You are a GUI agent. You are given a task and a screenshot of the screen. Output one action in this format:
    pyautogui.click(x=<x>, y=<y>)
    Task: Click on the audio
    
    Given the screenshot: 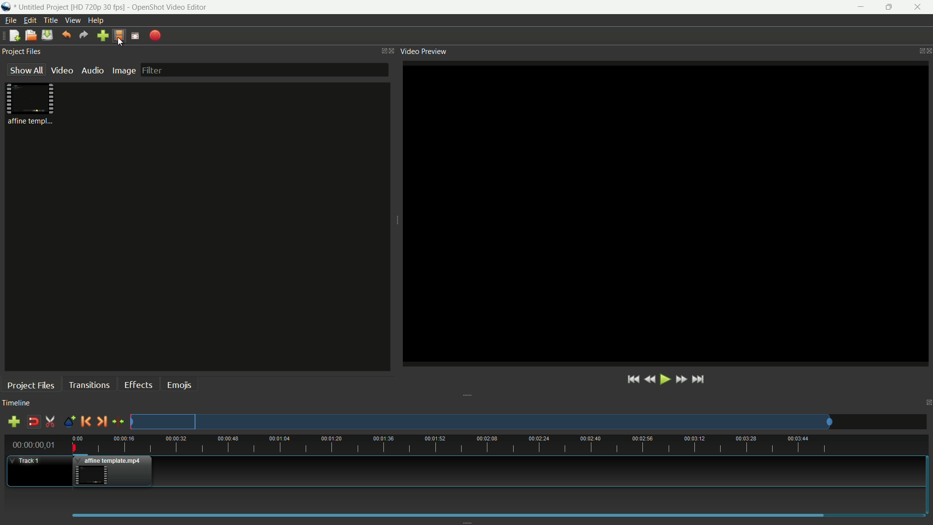 What is the action you would take?
    pyautogui.click(x=93, y=70)
    